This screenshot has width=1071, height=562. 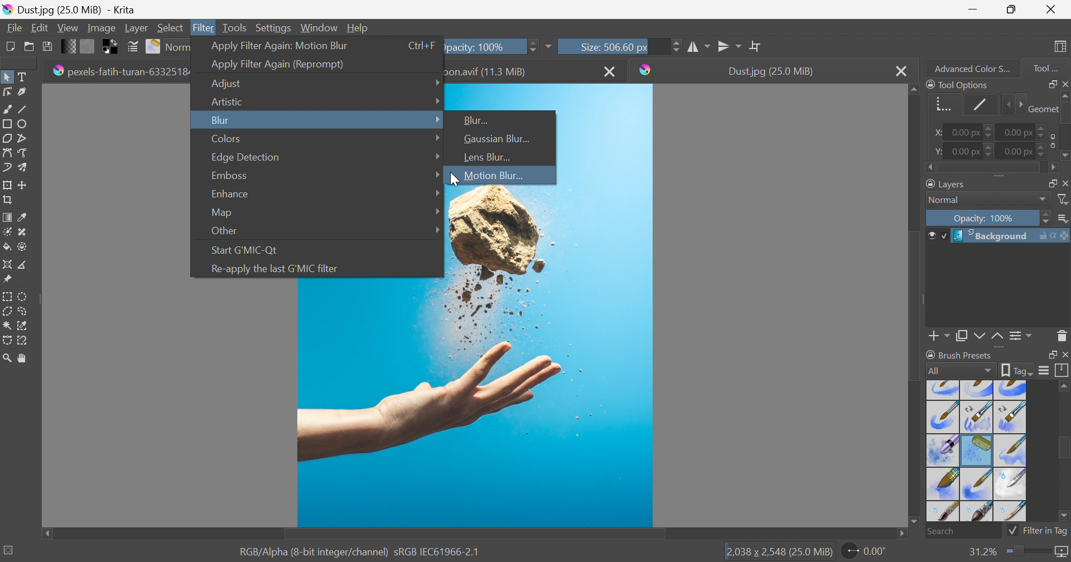 I want to click on Select, so click(x=171, y=27).